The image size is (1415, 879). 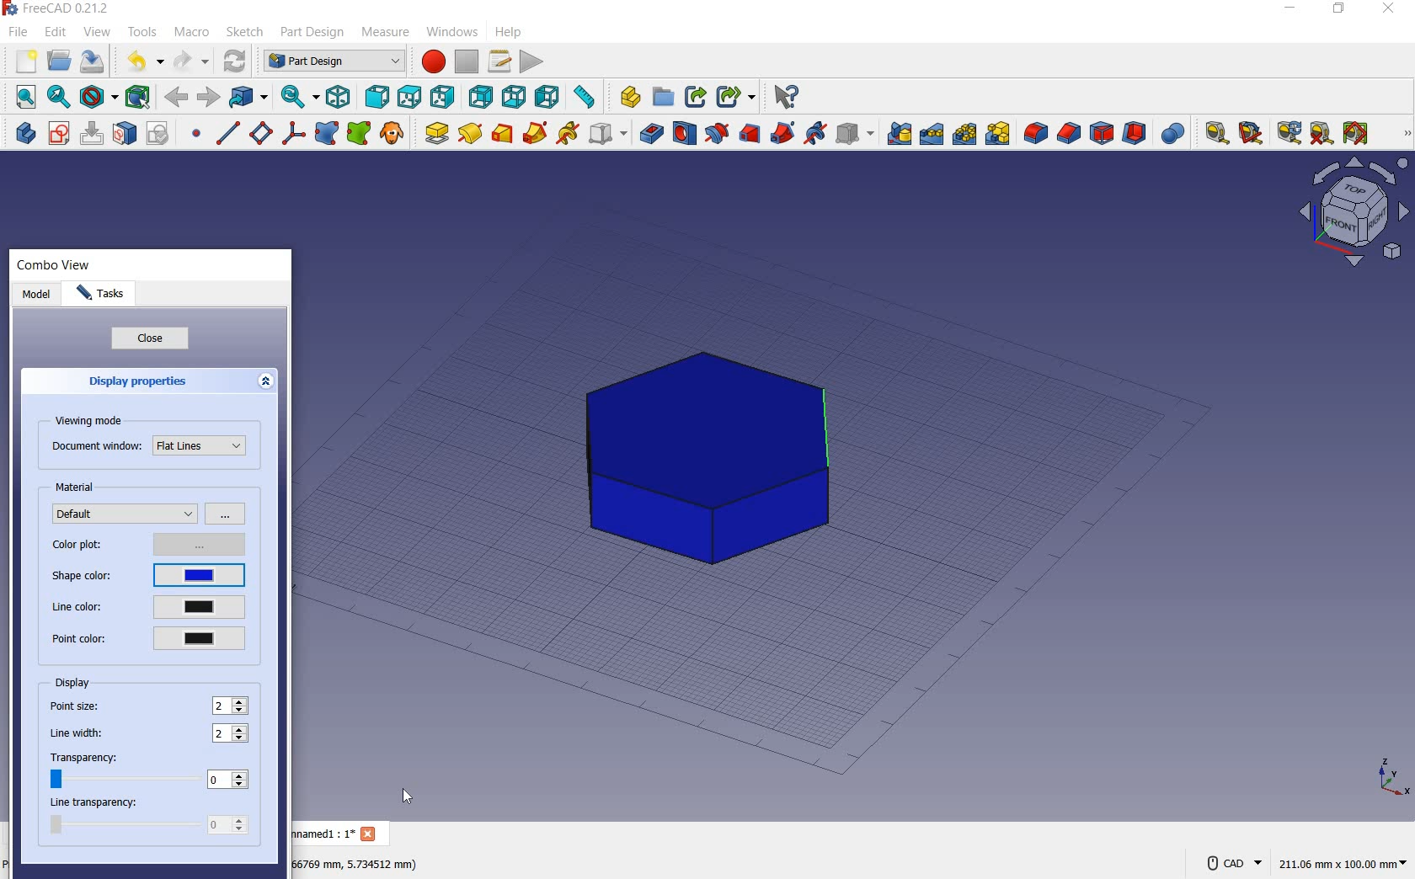 What do you see at coordinates (502, 133) in the screenshot?
I see `additive loft` at bounding box center [502, 133].